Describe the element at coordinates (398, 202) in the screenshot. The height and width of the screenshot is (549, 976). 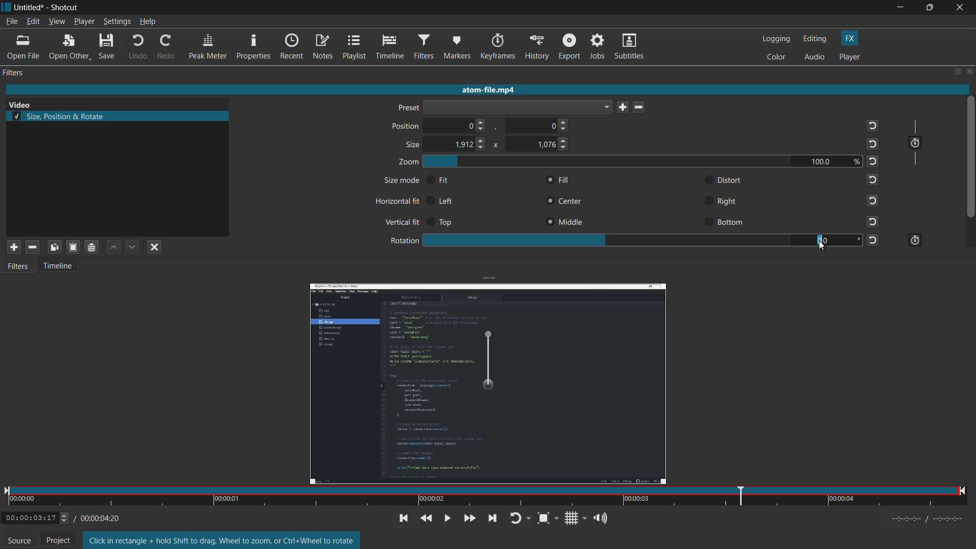
I see `horizontal fit` at that location.